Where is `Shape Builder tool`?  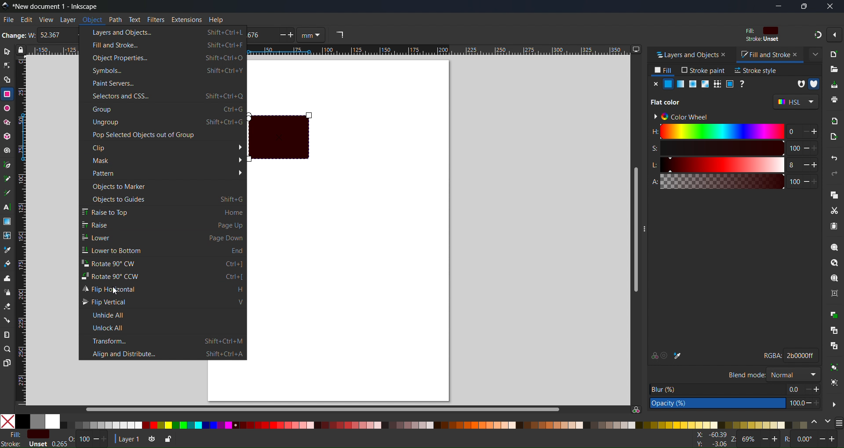 Shape Builder tool is located at coordinates (7, 79).